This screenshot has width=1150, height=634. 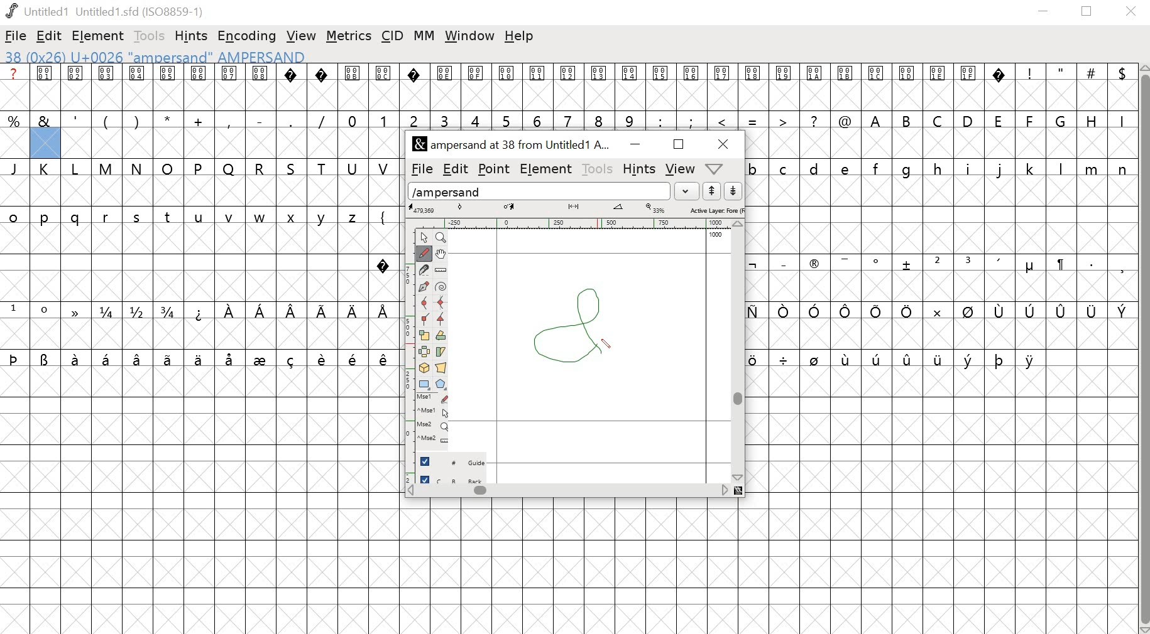 What do you see at coordinates (692, 86) in the screenshot?
I see `0016` at bounding box center [692, 86].